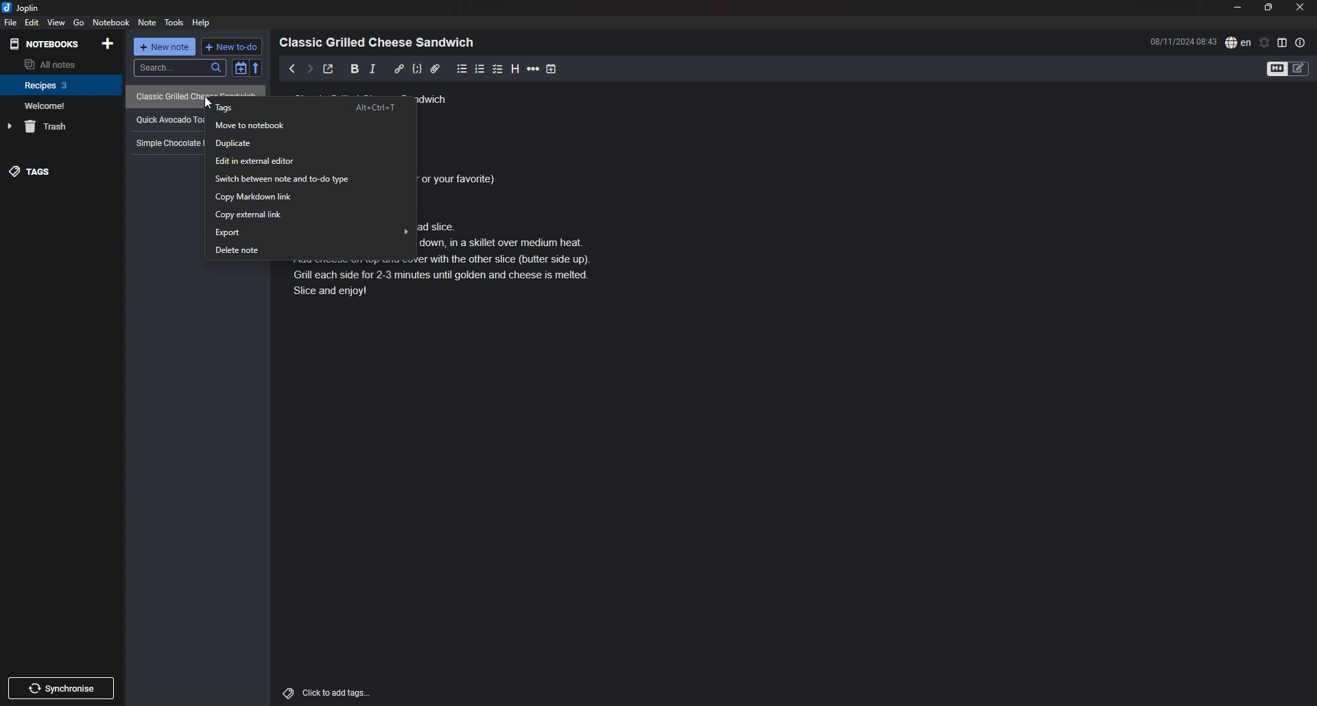  What do you see at coordinates (180, 68) in the screenshot?
I see `search` at bounding box center [180, 68].